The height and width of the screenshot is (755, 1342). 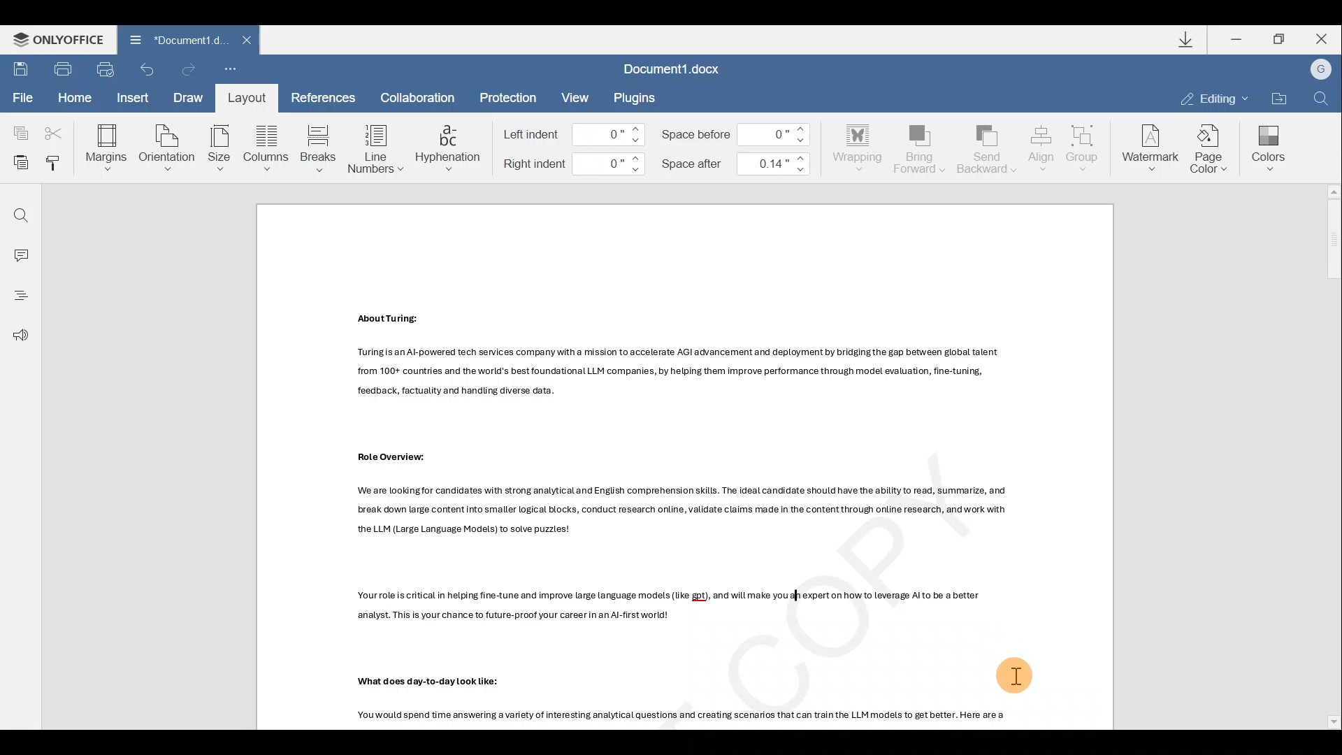 I want to click on Align, so click(x=1041, y=149).